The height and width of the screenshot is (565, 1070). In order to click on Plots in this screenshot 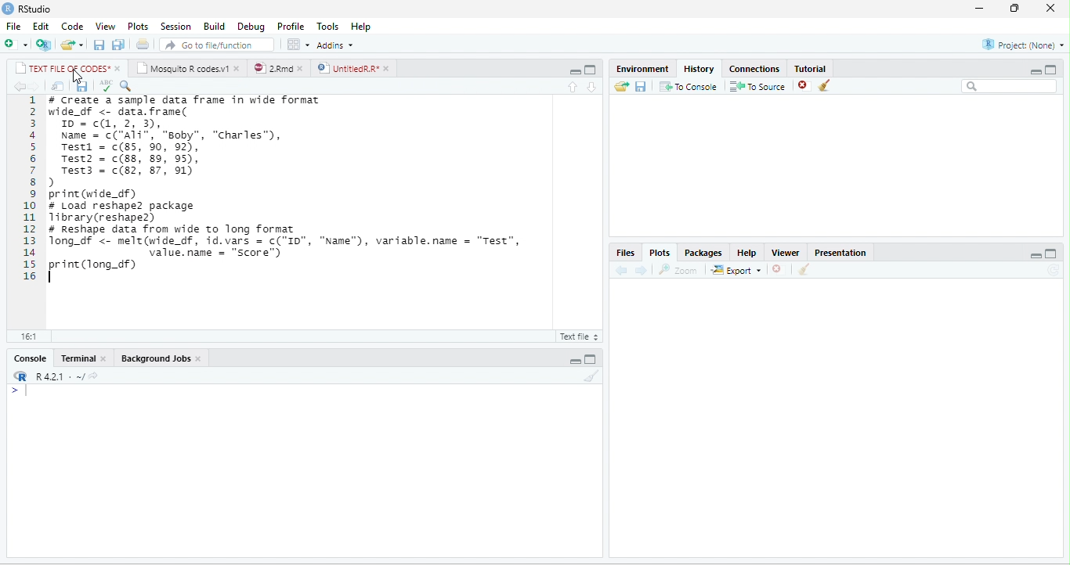, I will do `click(139, 27)`.